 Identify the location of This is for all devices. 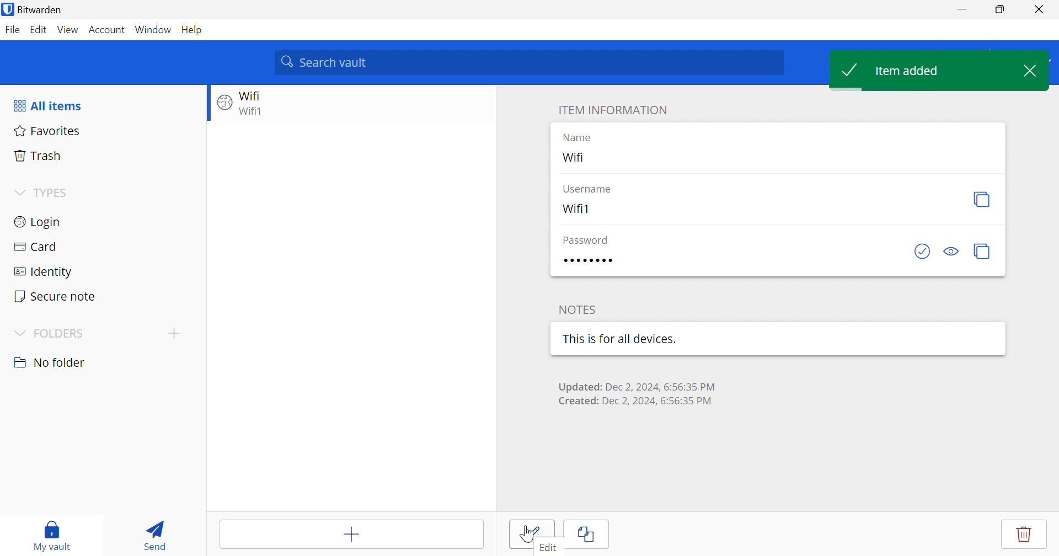
(619, 340).